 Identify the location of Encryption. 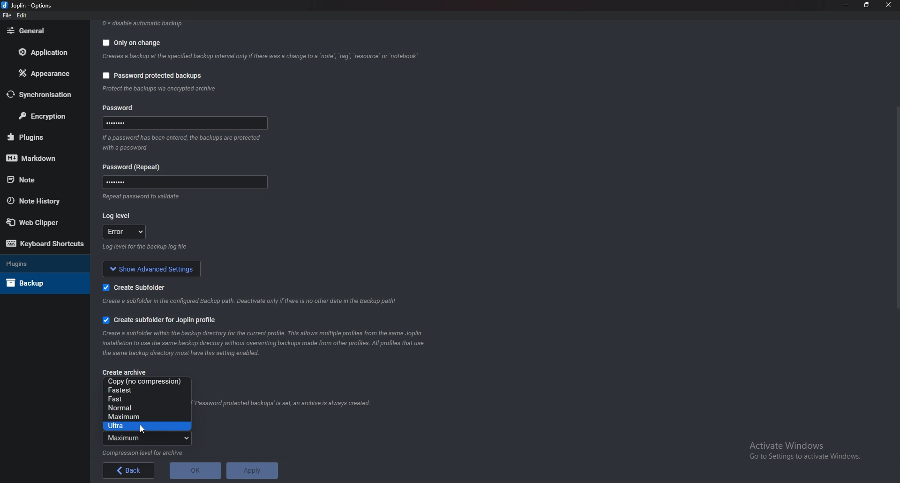
(44, 115).